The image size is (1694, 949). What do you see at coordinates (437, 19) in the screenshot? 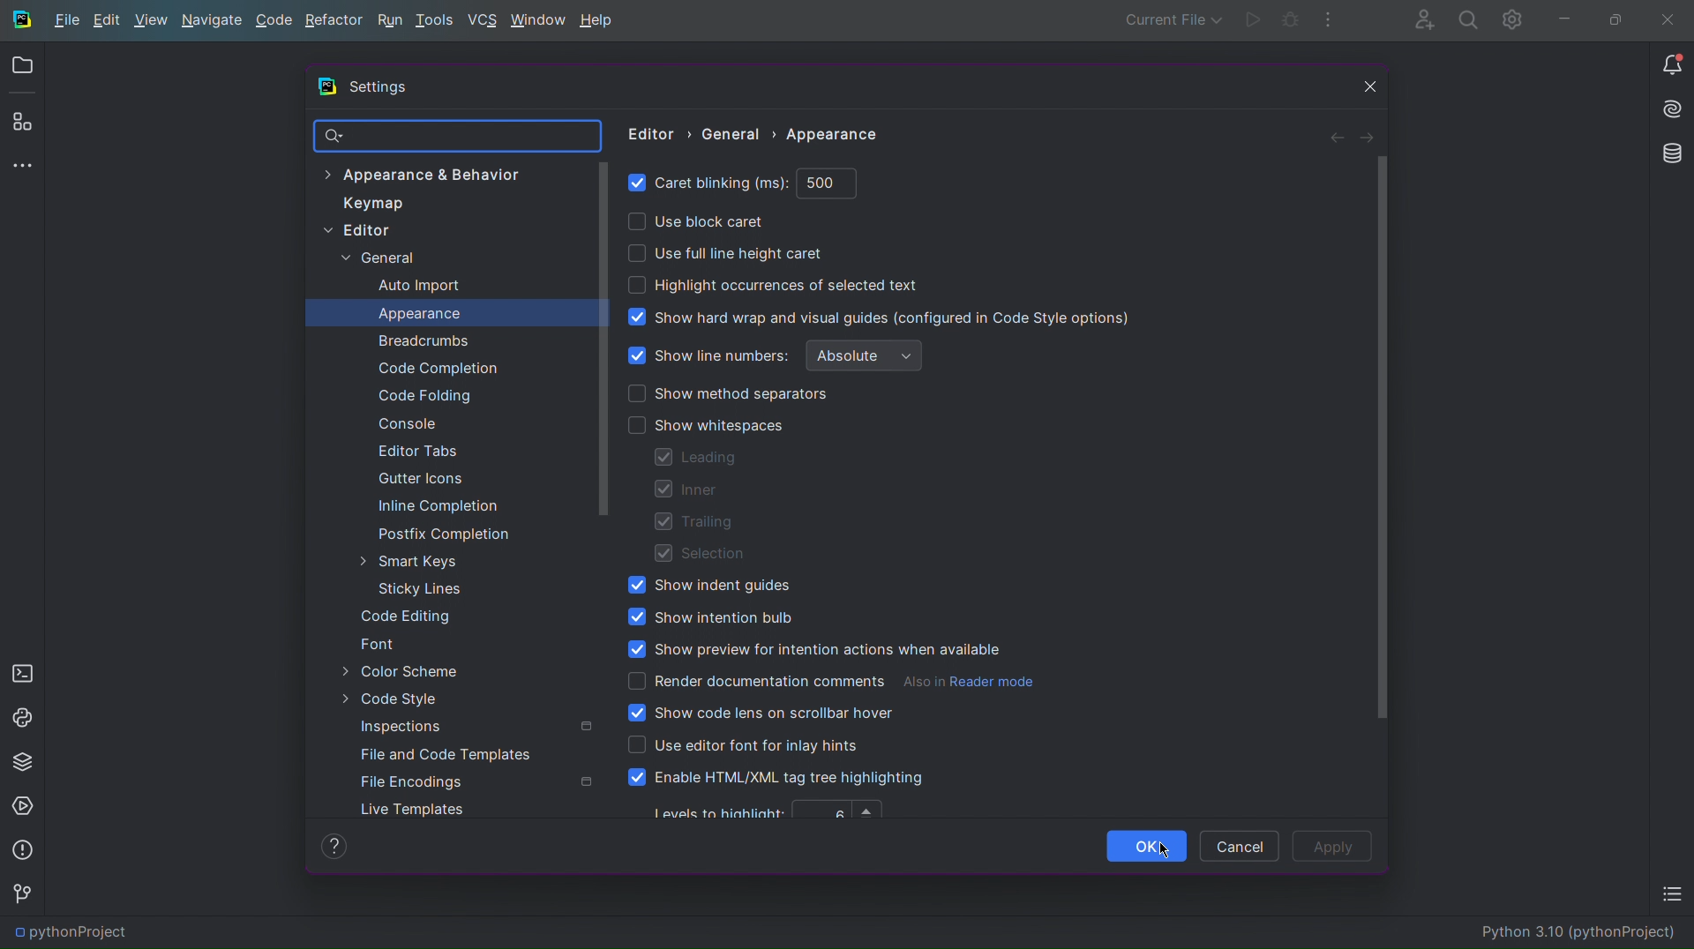
I see `Tools` at bounding box center [437, 19].